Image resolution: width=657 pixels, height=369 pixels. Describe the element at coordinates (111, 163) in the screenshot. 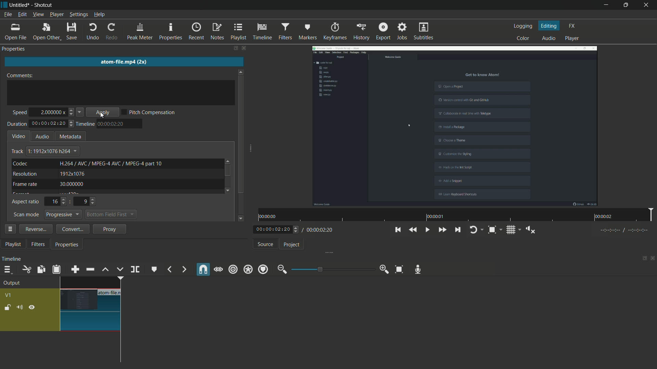

I see `text` at that location.